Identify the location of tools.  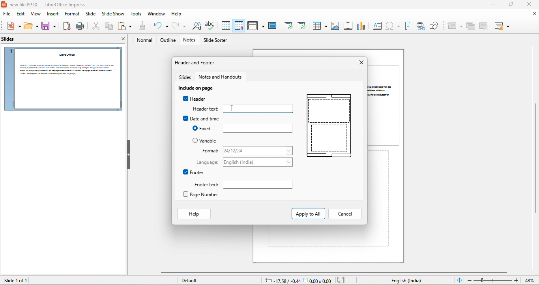
(137, 14).